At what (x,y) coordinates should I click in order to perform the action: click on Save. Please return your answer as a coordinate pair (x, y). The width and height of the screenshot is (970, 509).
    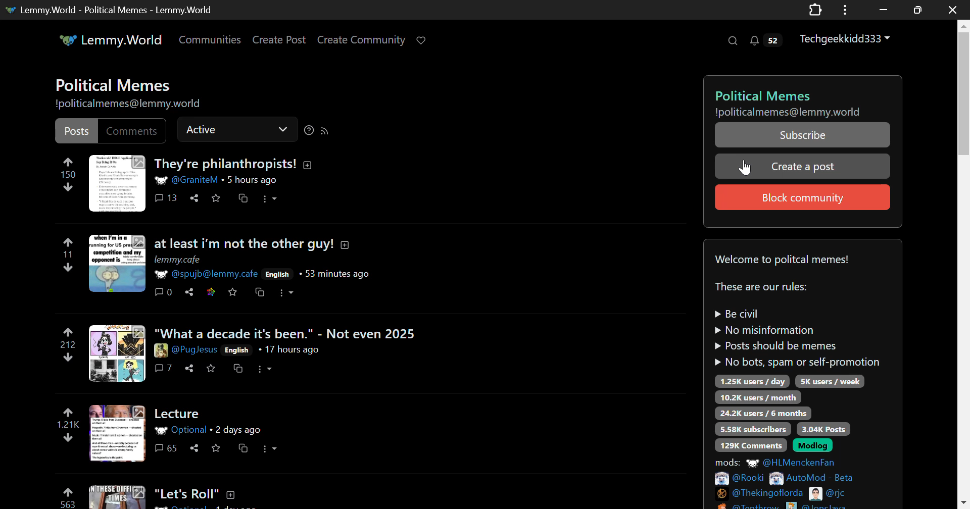
    Looking at the image, I should click on (217, 198).